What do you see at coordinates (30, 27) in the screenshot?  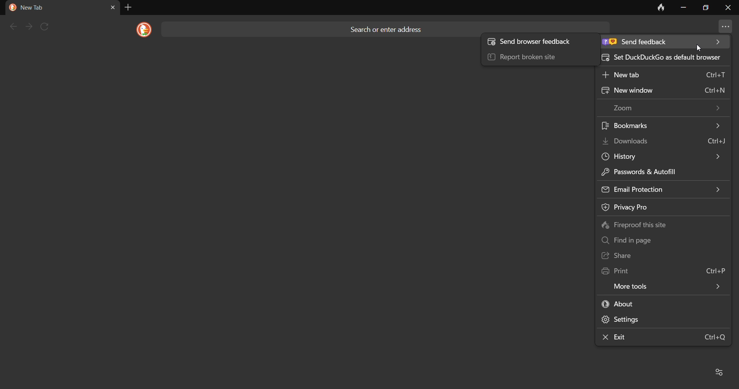 I see `next` at bounding box center [30, 27].